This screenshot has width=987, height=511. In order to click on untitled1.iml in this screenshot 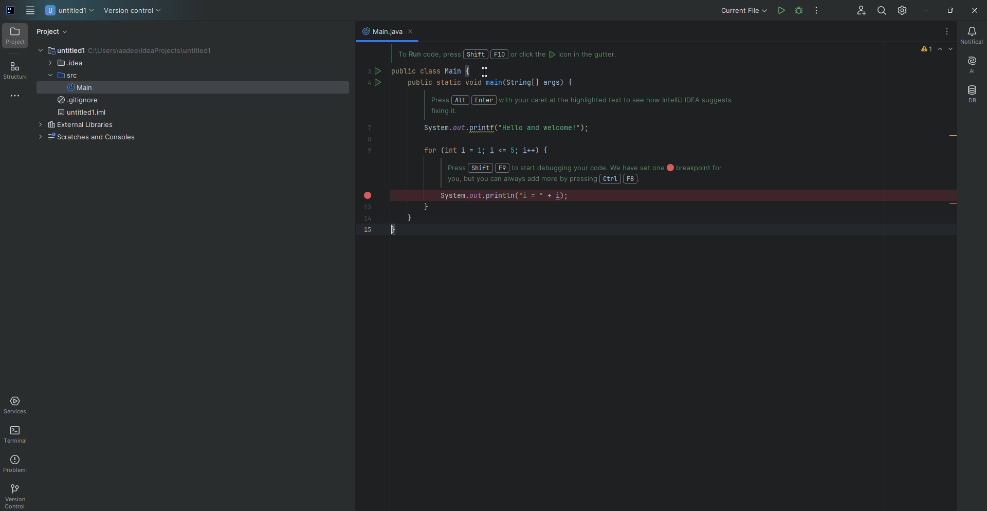, I will do `click(80, 113)`.